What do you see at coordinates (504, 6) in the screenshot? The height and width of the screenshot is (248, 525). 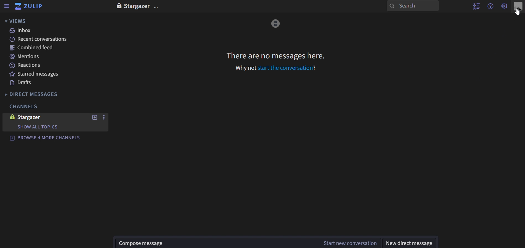 I see `main menu` at bounding box center [504, 6].